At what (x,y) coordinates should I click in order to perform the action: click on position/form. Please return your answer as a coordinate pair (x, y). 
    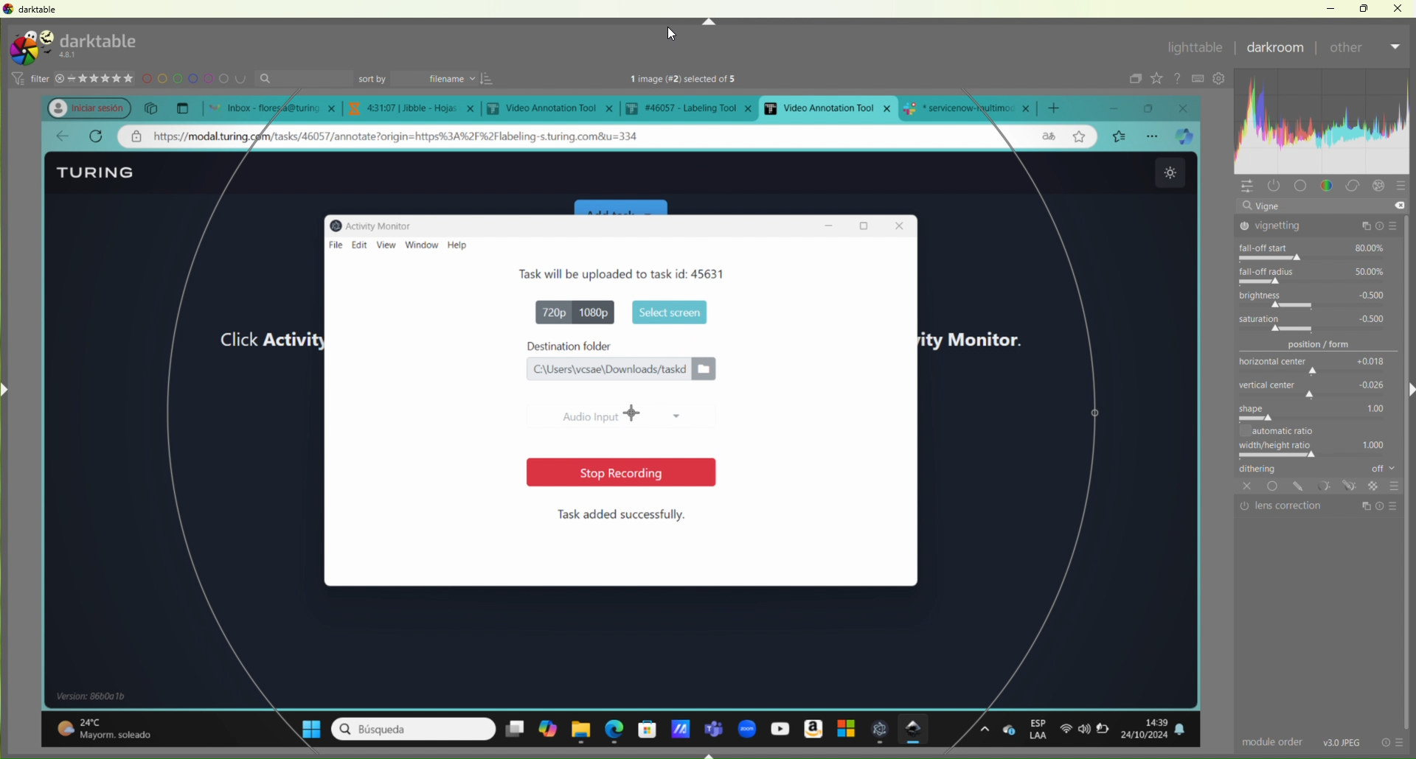
    Looking at the image, I should click on (1312, 343).